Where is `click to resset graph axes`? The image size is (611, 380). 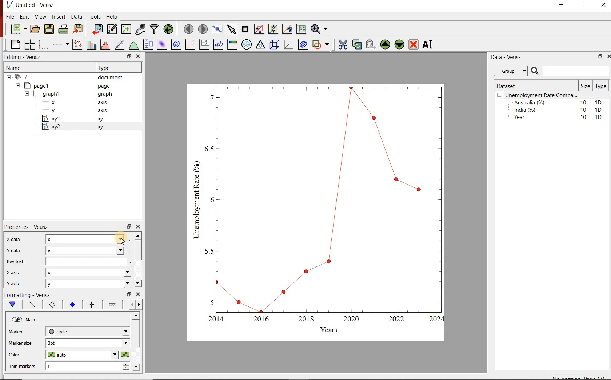 click to resset graph axes is located at coordinates (301, 28).